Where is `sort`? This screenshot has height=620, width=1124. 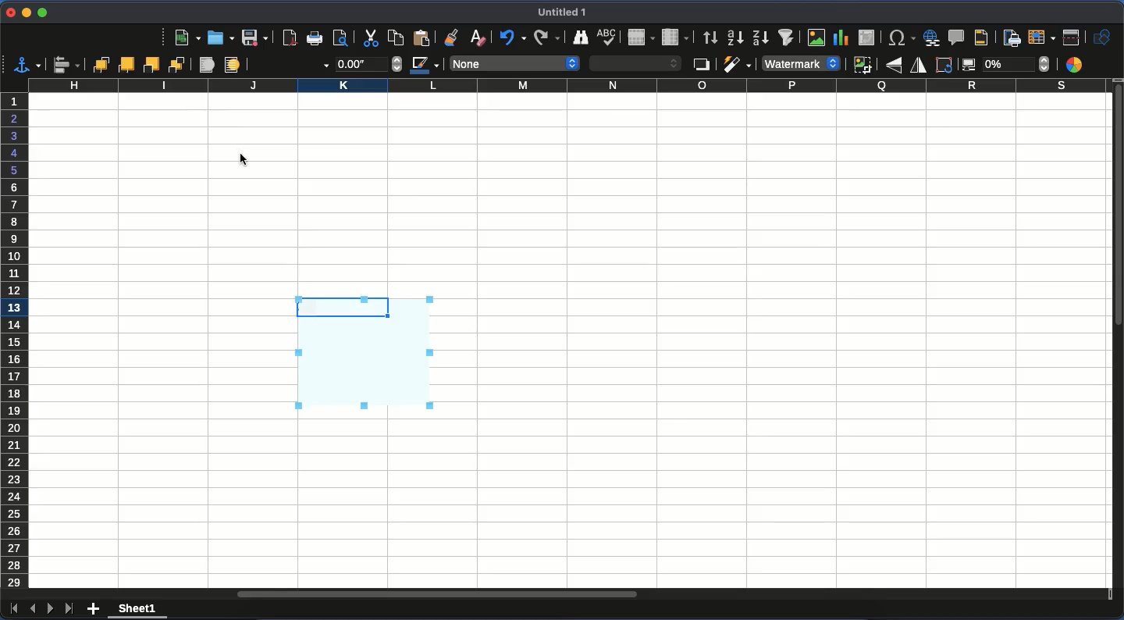 sort is located at coordinates (710, 37).